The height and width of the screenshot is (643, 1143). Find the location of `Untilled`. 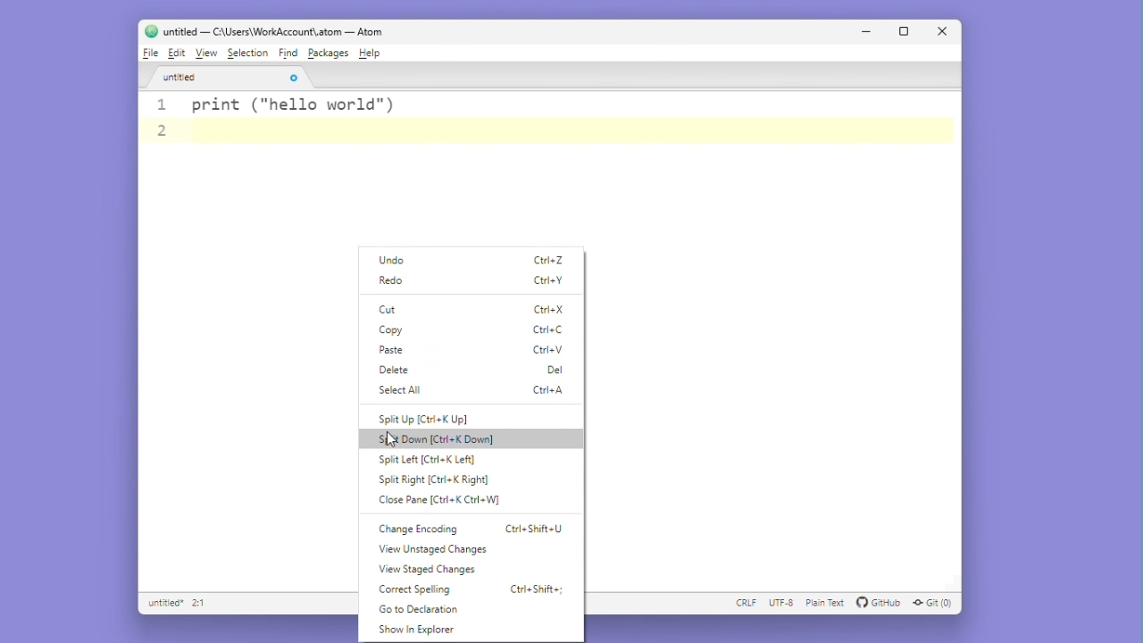

Untilled is located at coordinates (163, 605).